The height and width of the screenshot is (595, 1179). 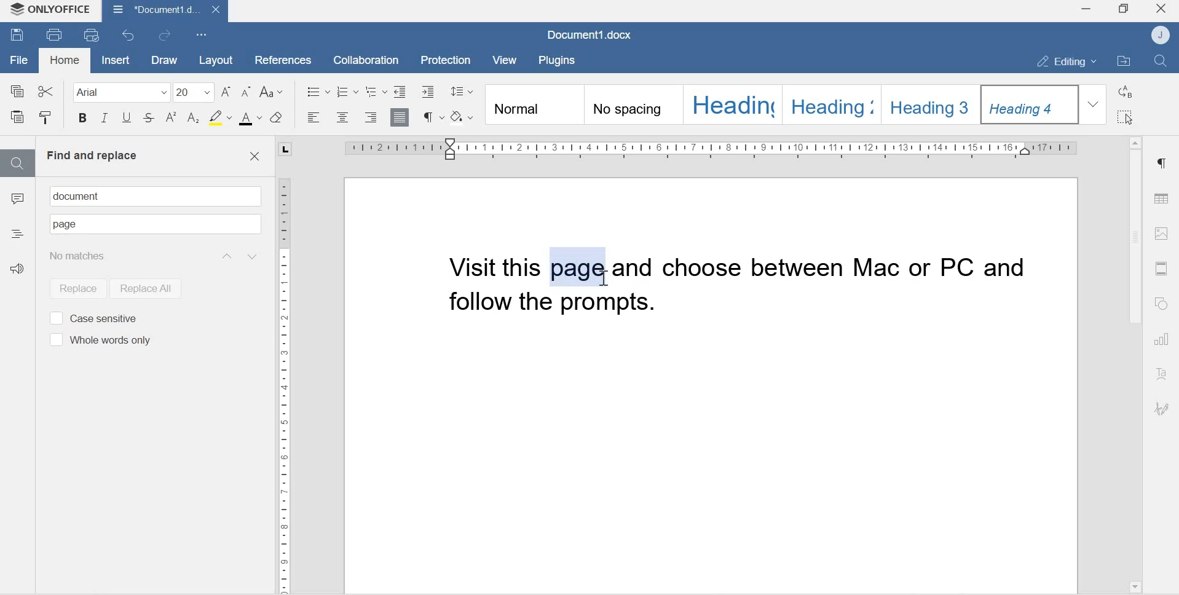 What do you see at coordinates (195, 92) in the screenshot?
I see `Font size` at bounding box center [195, 92].